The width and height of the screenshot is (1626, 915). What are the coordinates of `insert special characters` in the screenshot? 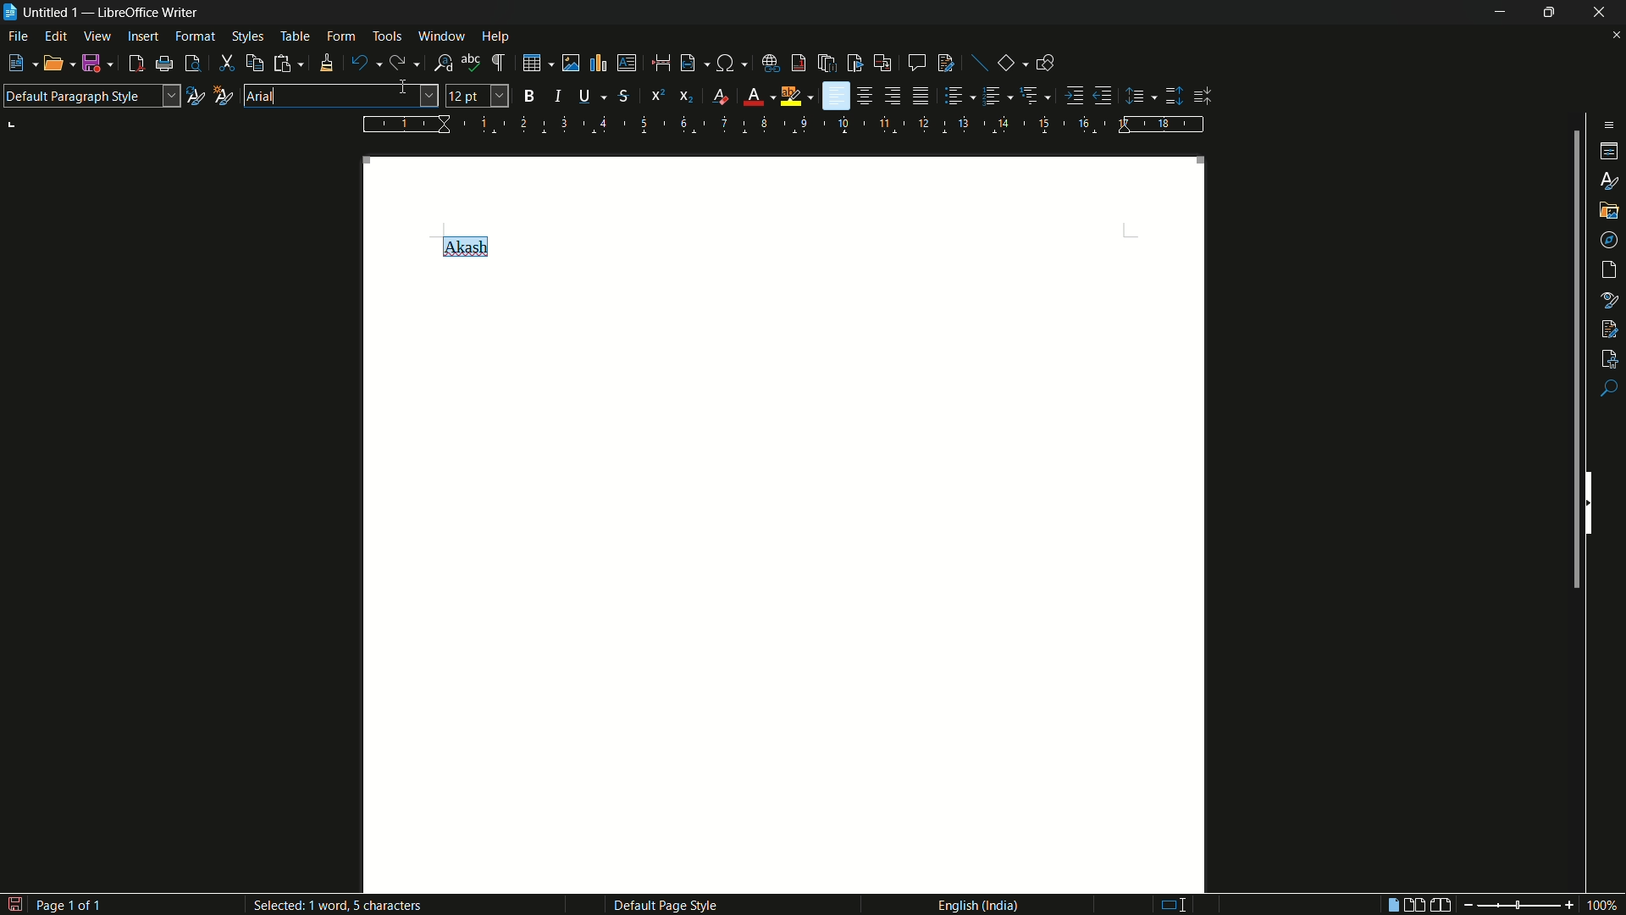 It's located at (732, 64).